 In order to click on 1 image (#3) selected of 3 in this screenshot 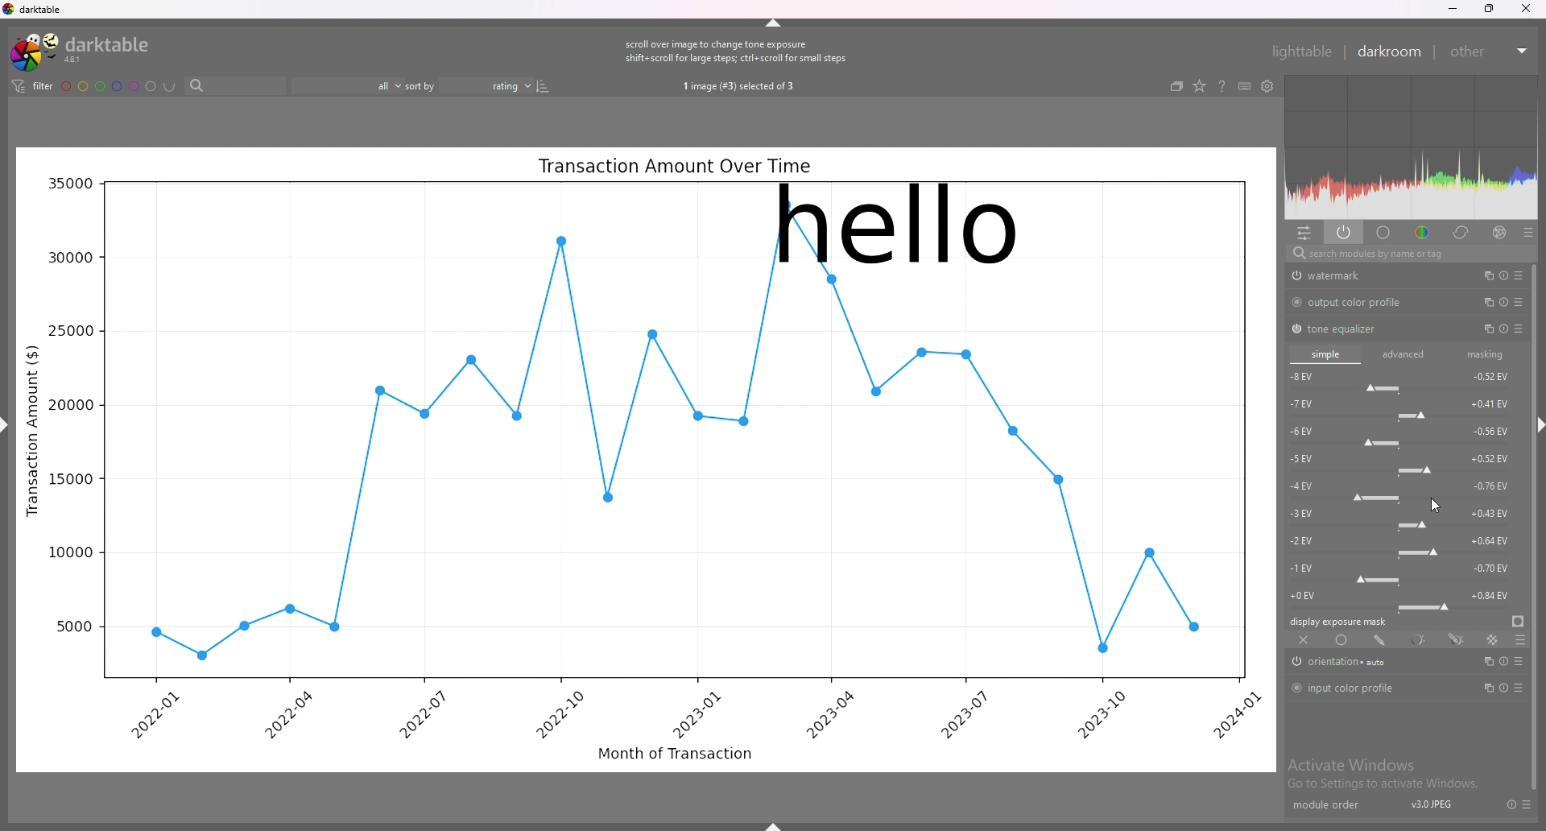, I will do `click(739, 87)`.